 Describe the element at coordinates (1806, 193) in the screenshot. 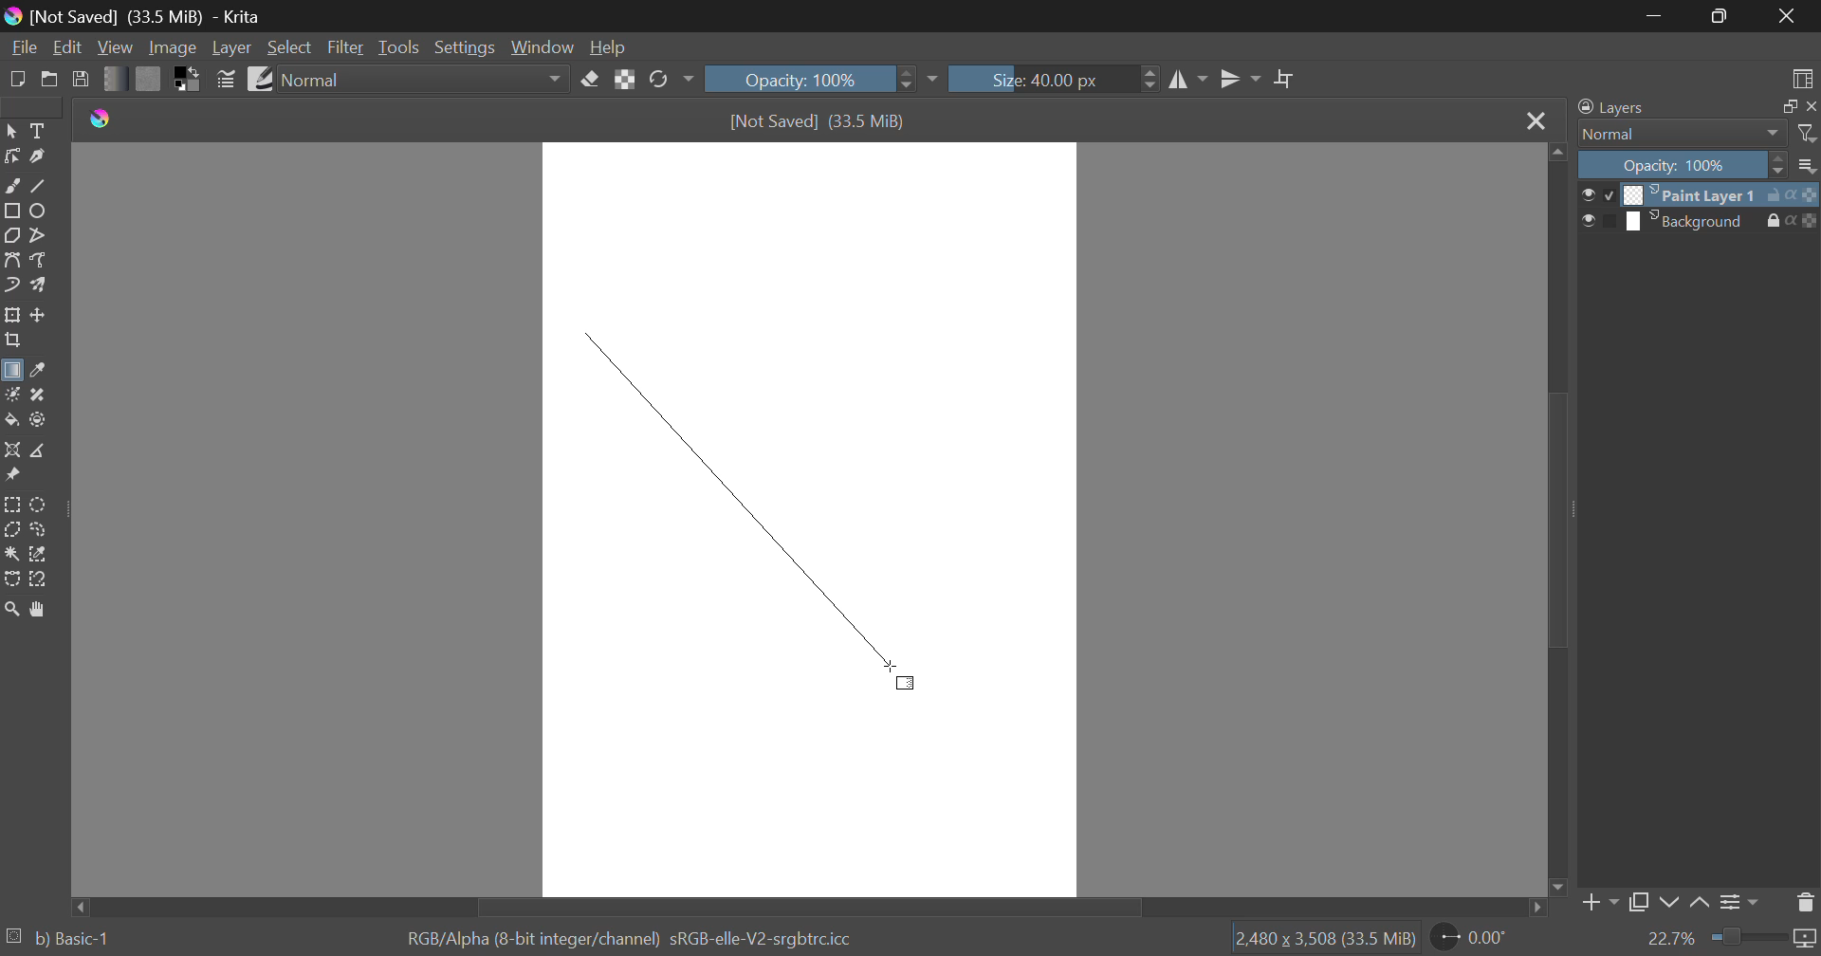

I see `icon` at that location.